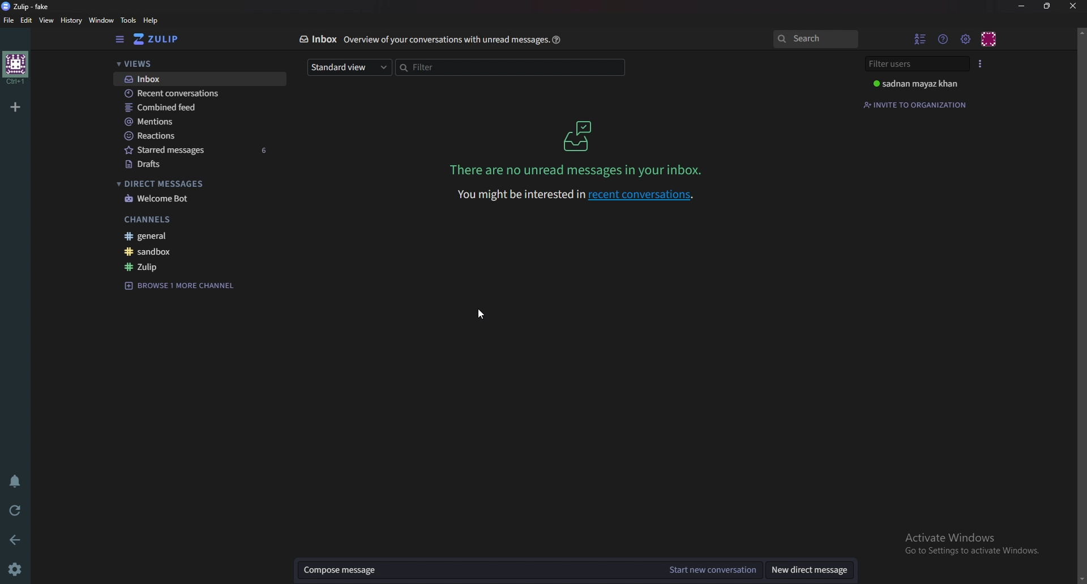 The image size is (1087, 584). What do you see at coordinates (16, 68) in the screenshot?
I see `home` at bounding box center [16, 68].